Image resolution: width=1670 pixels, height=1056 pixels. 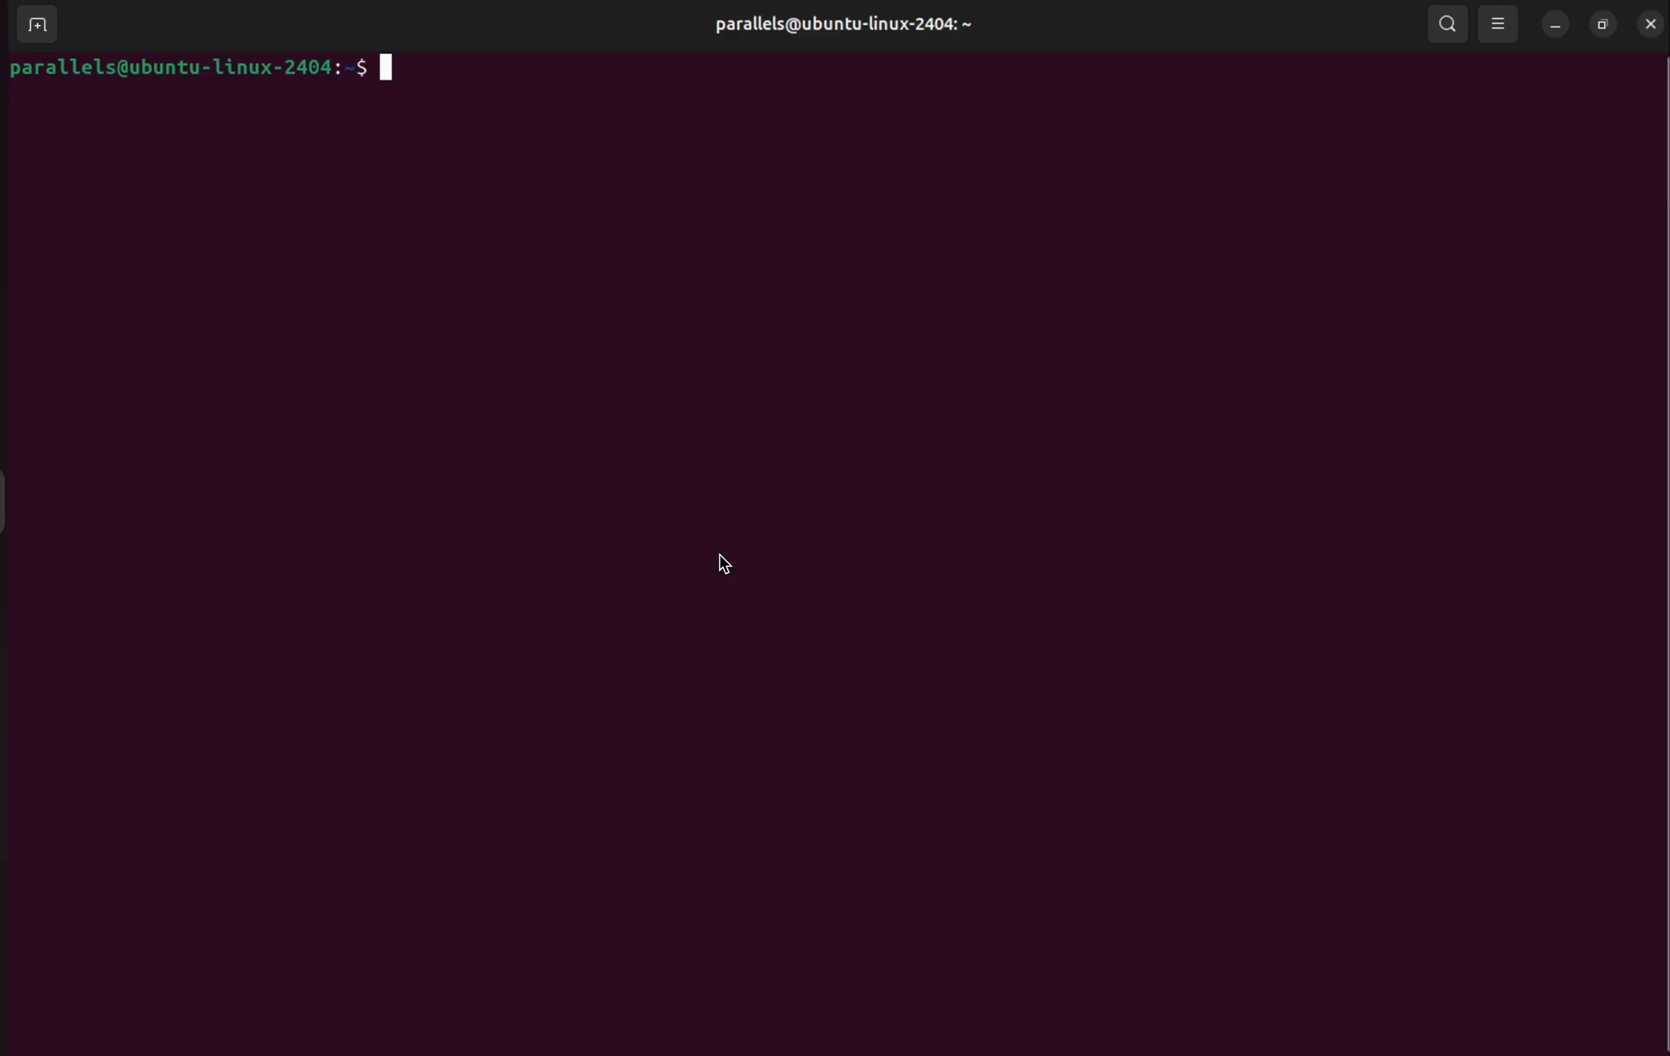 I want to click on cursor, so click(x=721, y=562).